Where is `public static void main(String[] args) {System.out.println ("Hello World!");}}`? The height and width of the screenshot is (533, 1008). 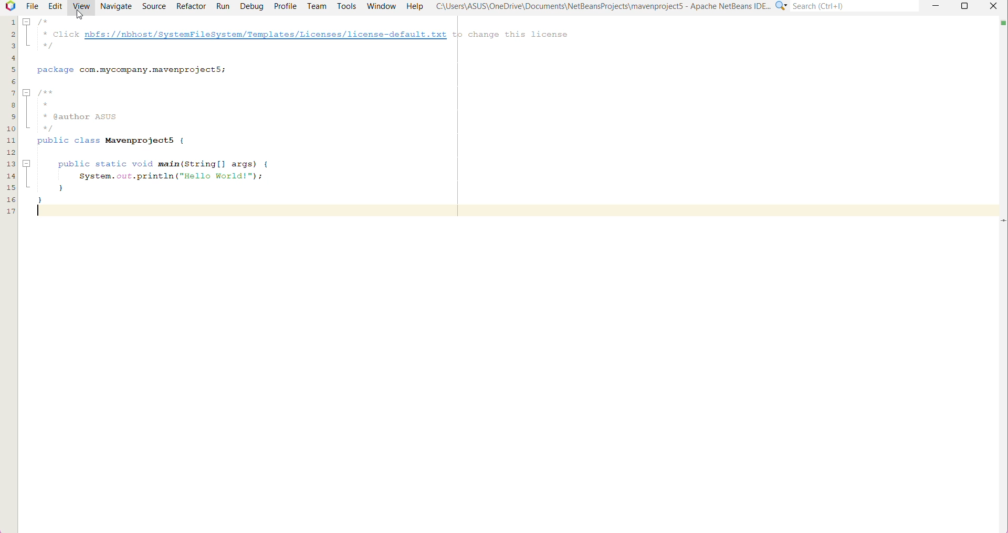 public static void main(String[] args) {System.out.println ("Hello World!");}} is located at coordinates (160, 179).